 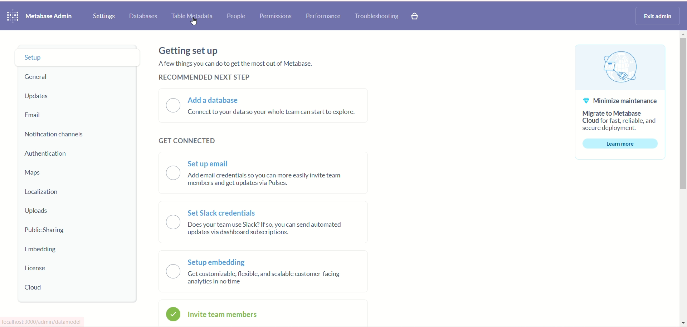 I want to click on text, so click(x=622, y=112).